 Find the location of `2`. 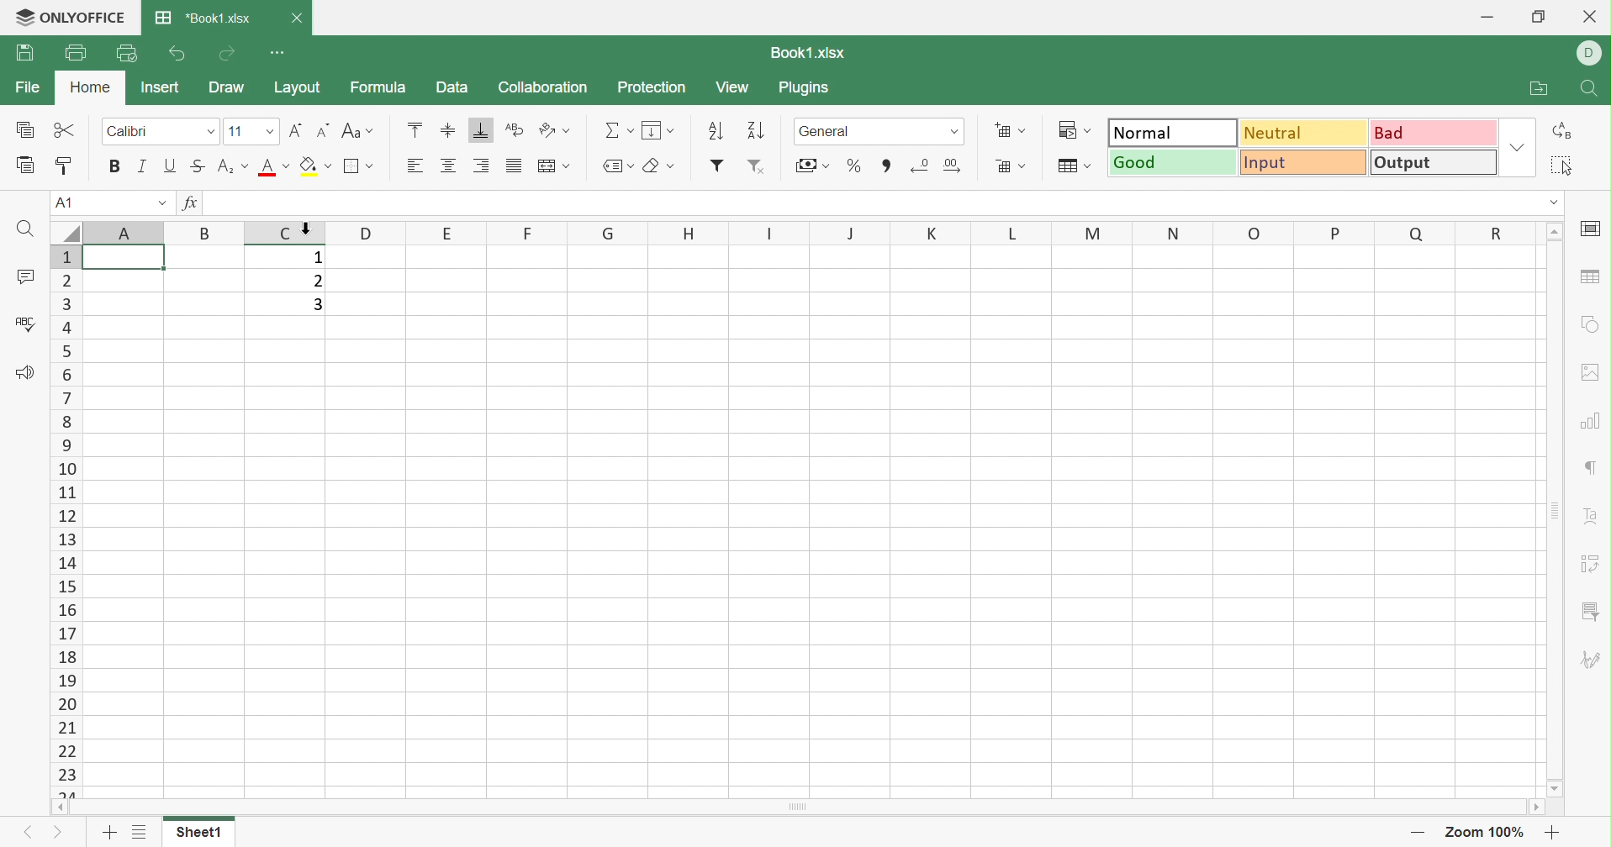

2 is located at coordinates (314, 280).